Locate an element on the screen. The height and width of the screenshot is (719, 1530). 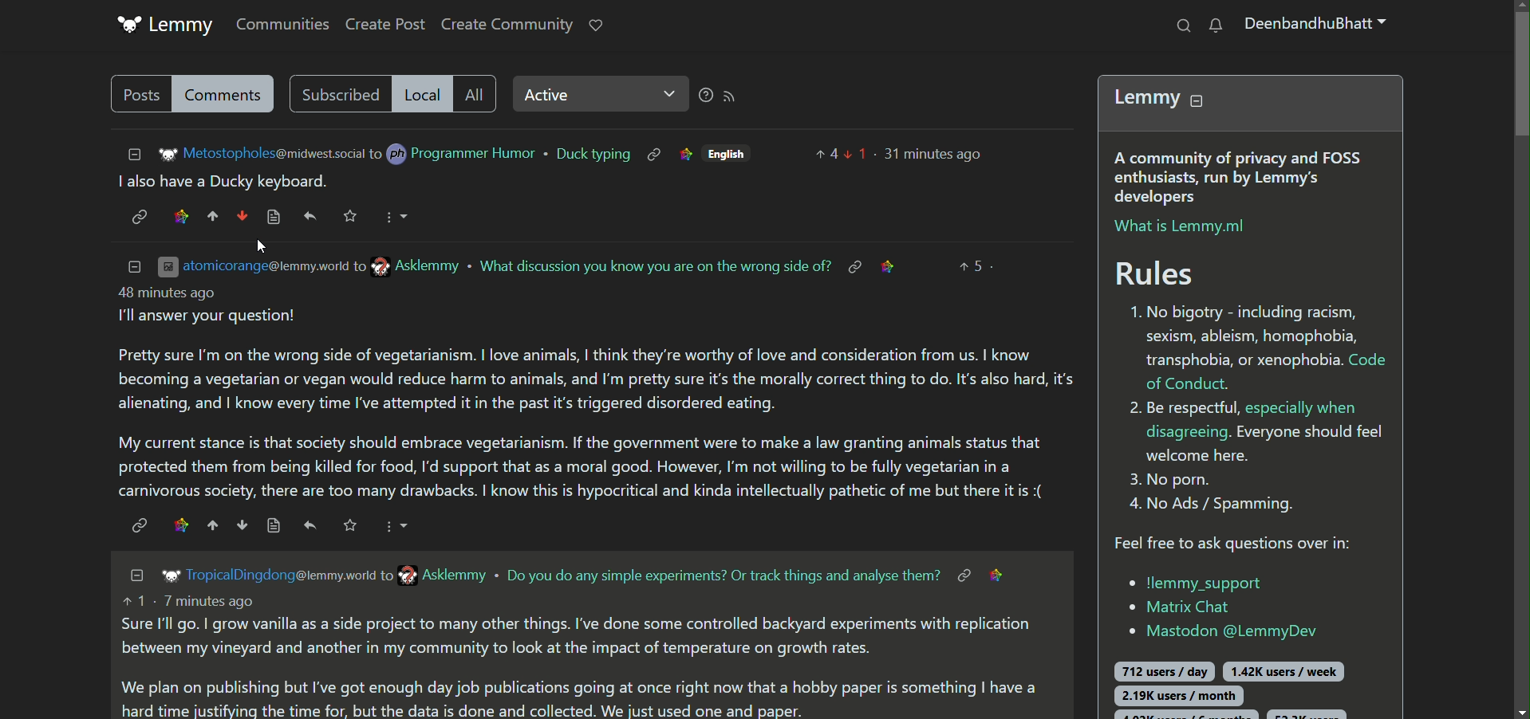
status is located at coordinates (595, 96).